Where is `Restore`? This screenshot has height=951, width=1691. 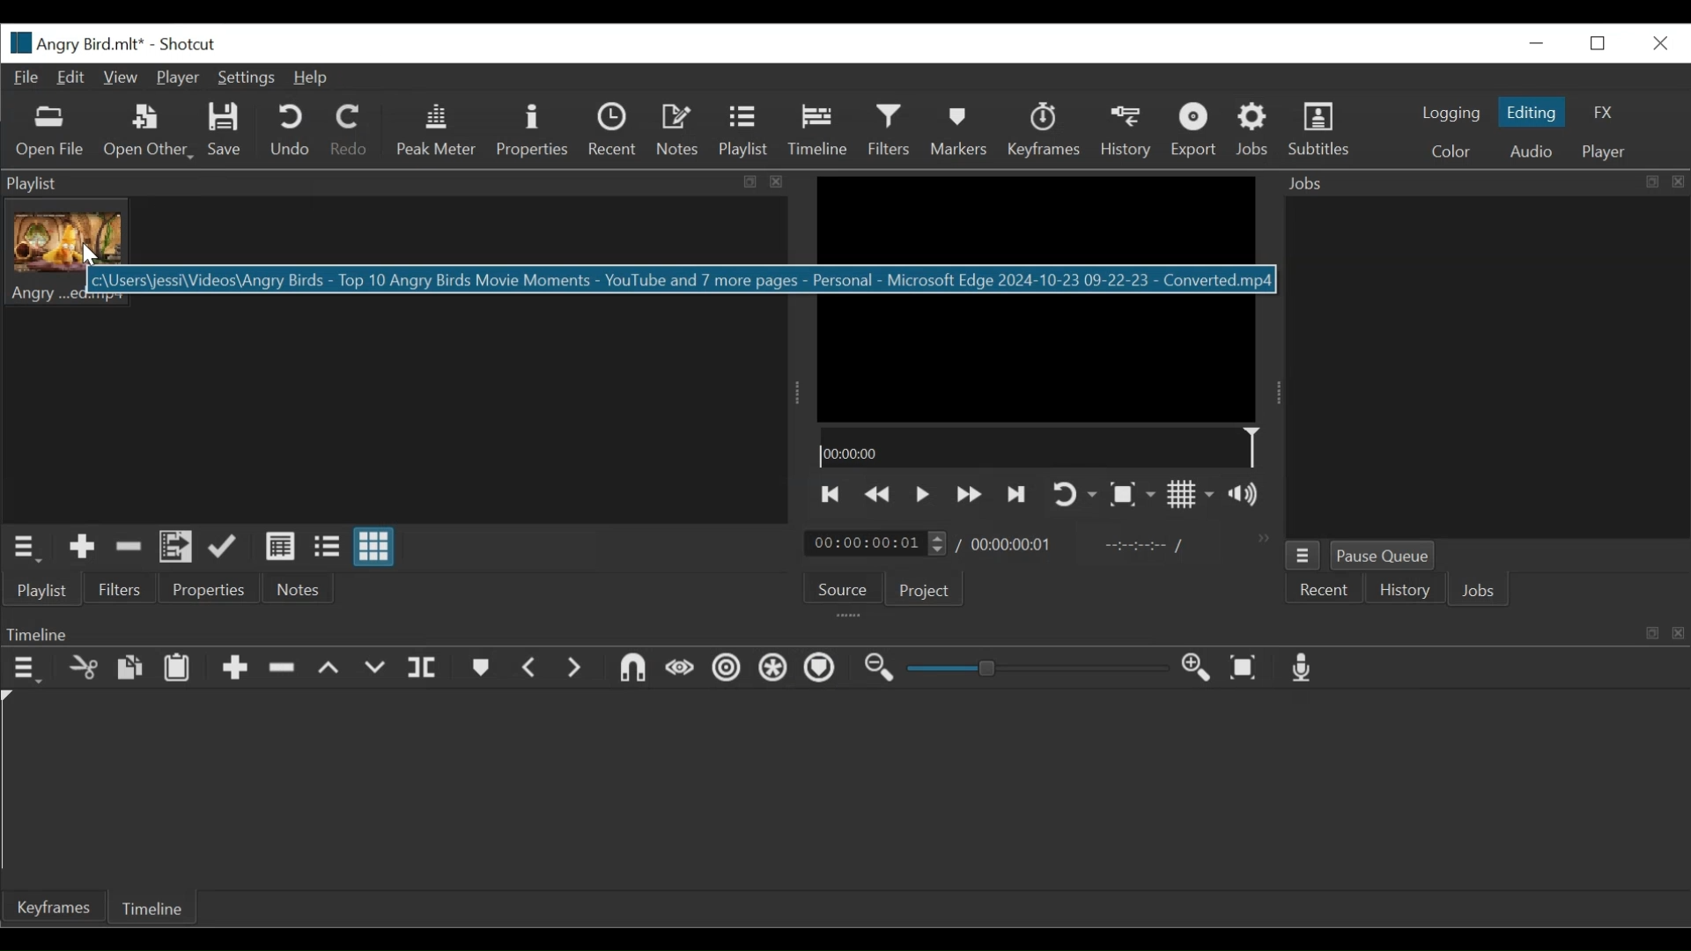
Restore is located at coordinates (1599, 43).